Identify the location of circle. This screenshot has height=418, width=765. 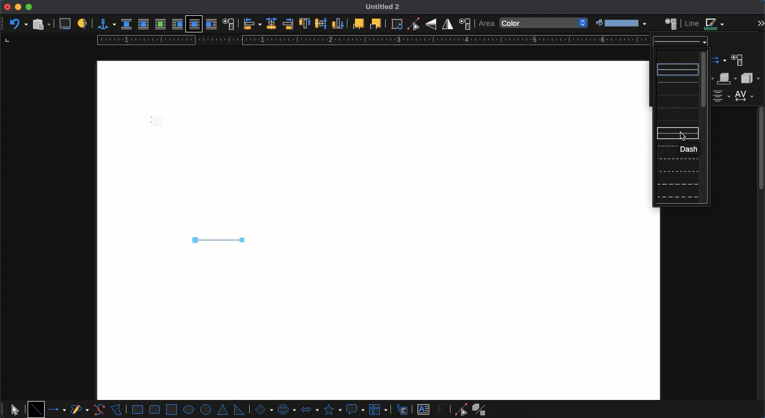
(207, 410).